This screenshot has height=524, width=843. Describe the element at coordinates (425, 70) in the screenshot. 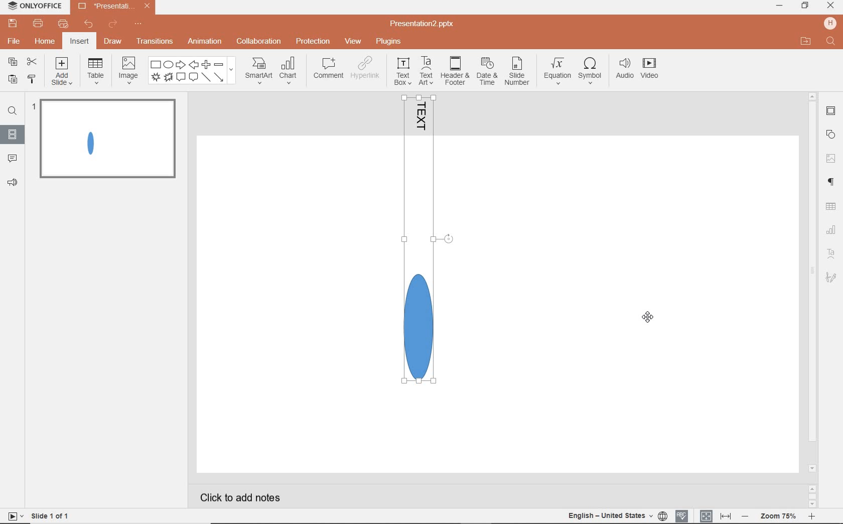

I see `textart` at that location.